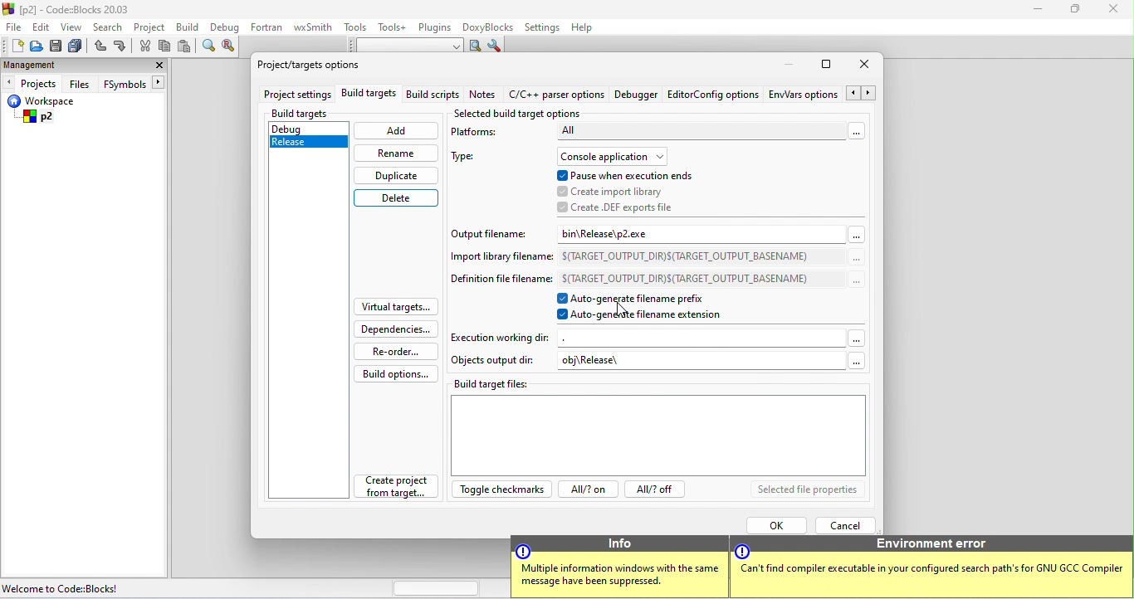 Image resolution: width=1134 pixels, height=599 pixels. Describe the element at coordinates (226, 29) in the screenshot. I see `debug` at that location.